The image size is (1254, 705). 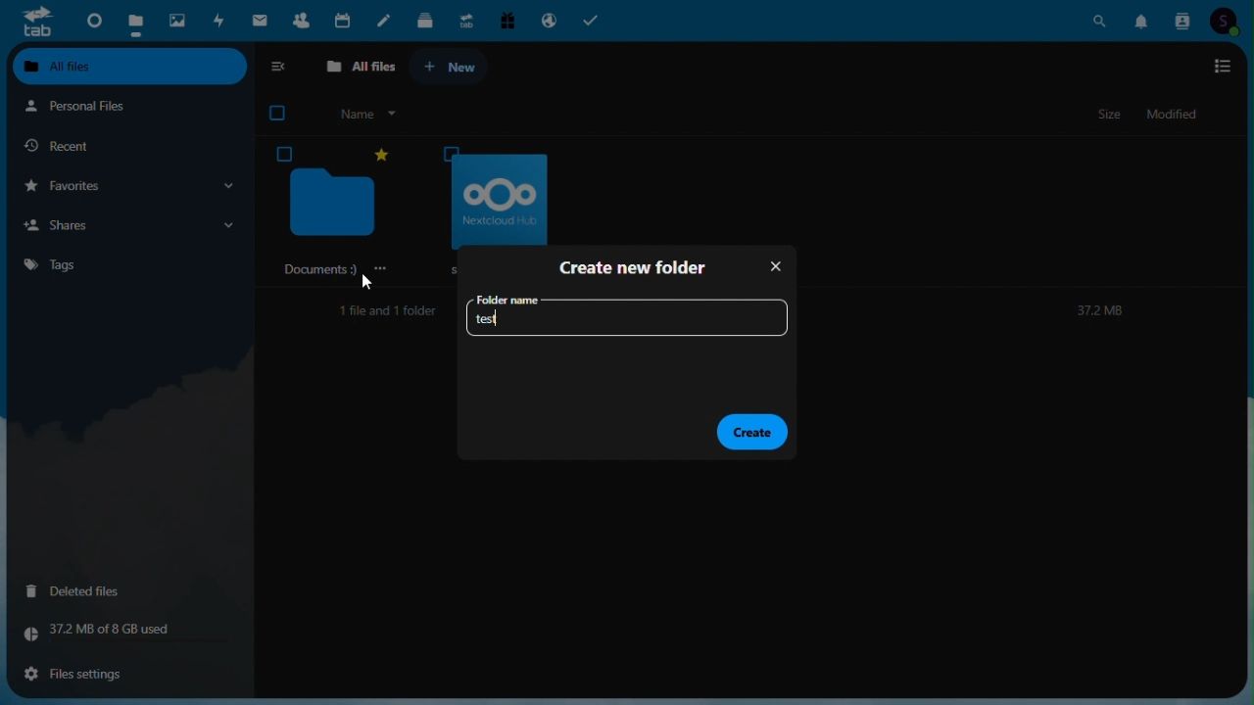 I want to click on oOo, so click(x=486, y=203).